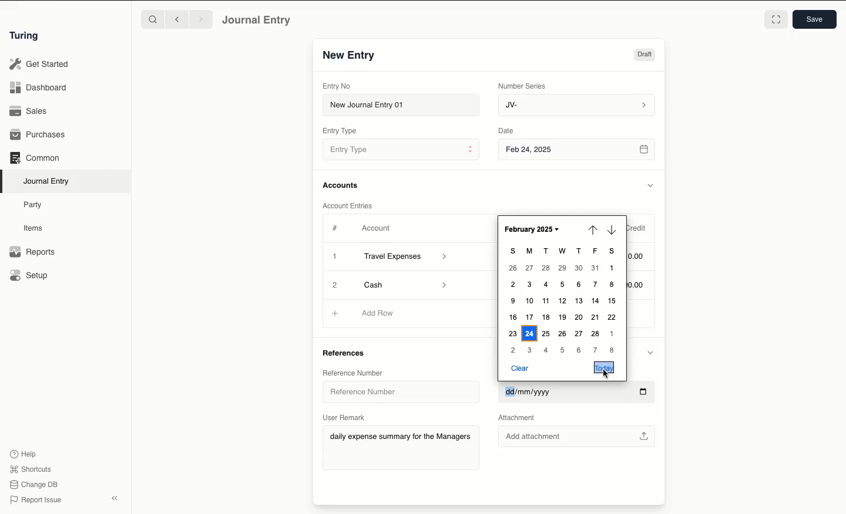  What do you see at coordinates (38, 88) in the screenshot?
I see `Dashboard` at bounding box center [38, 88].